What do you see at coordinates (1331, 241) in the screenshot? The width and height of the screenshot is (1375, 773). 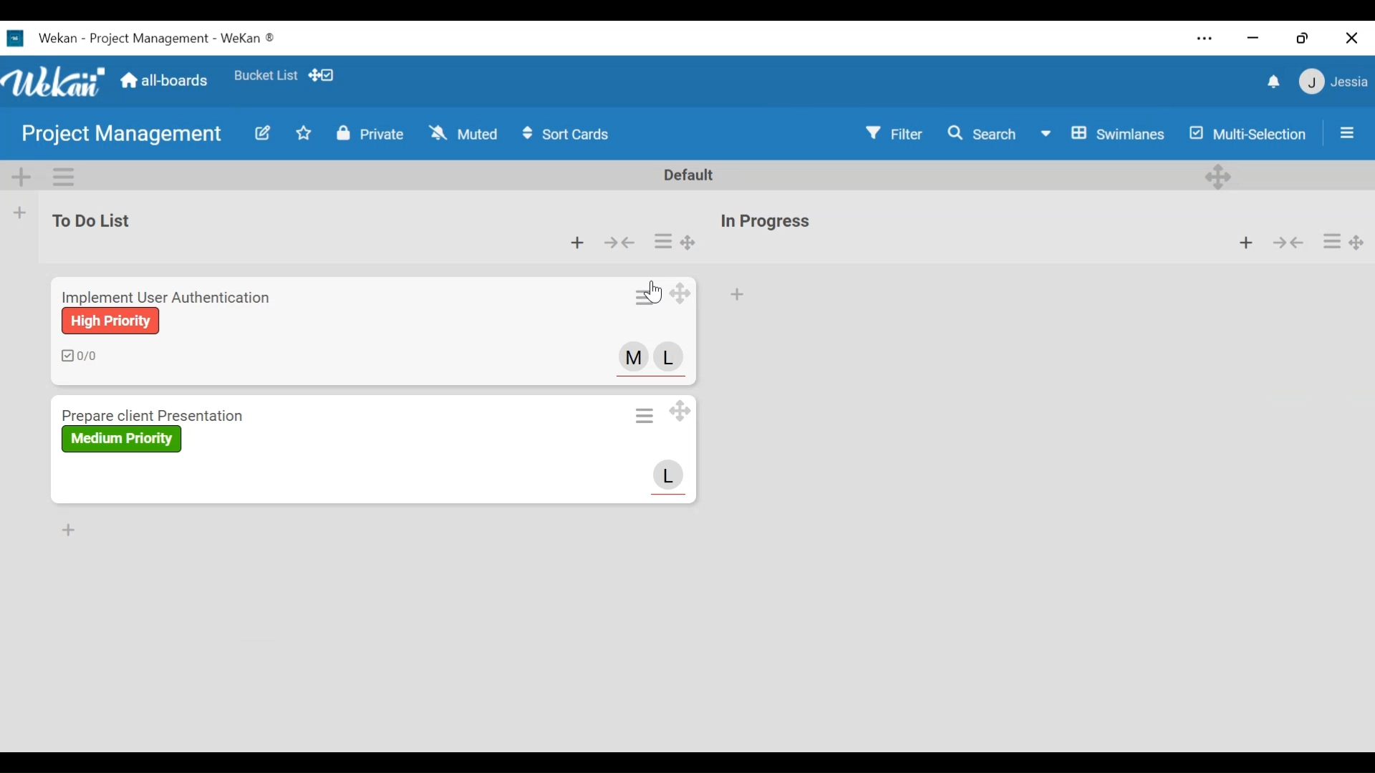 I see `card actions` at bounding box center [1331, 241].